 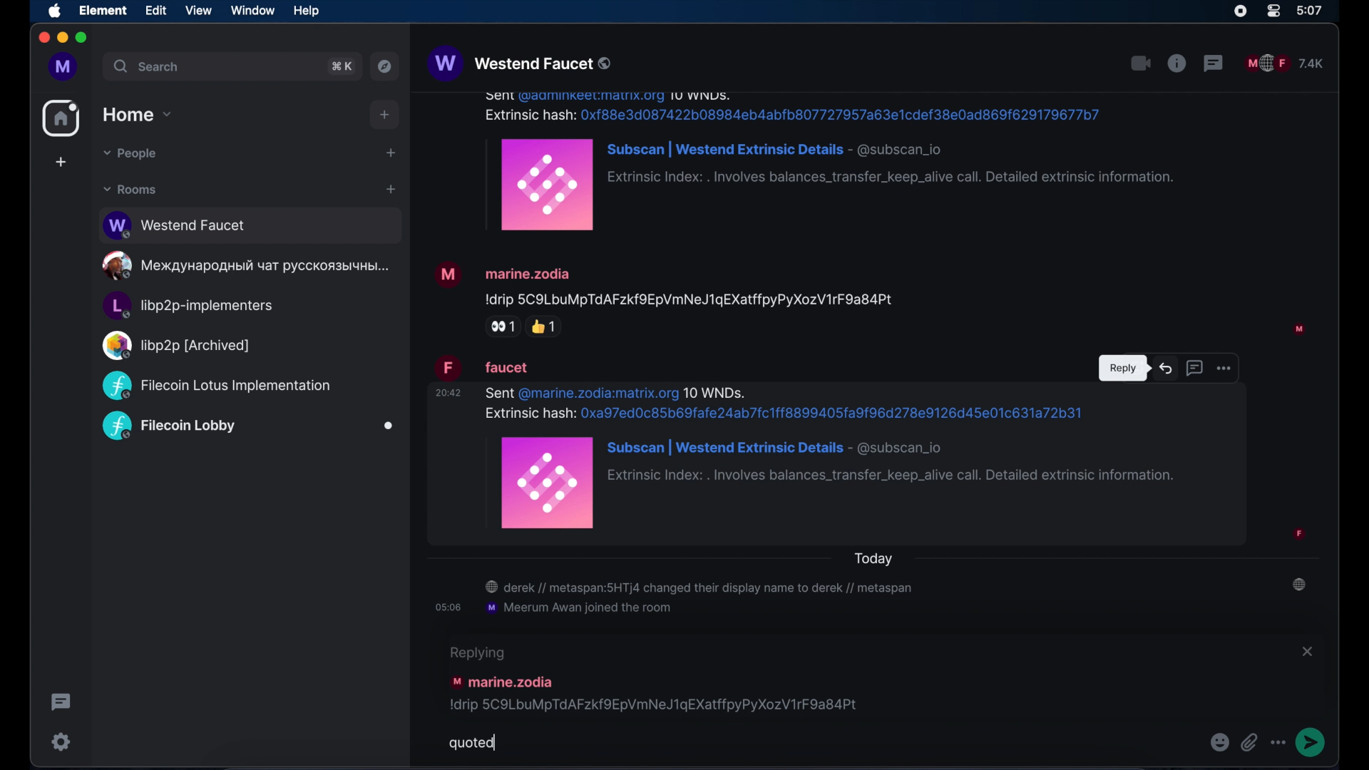 I want to click on public room properties, so click(x=1177, y=63).